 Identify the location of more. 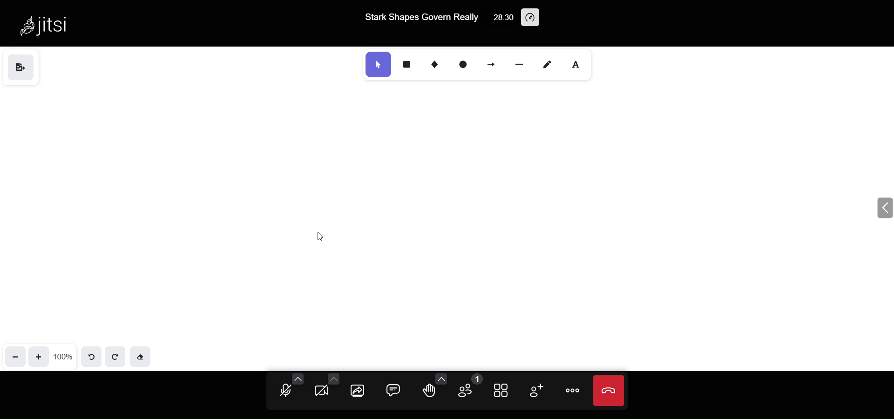
(574, 392).